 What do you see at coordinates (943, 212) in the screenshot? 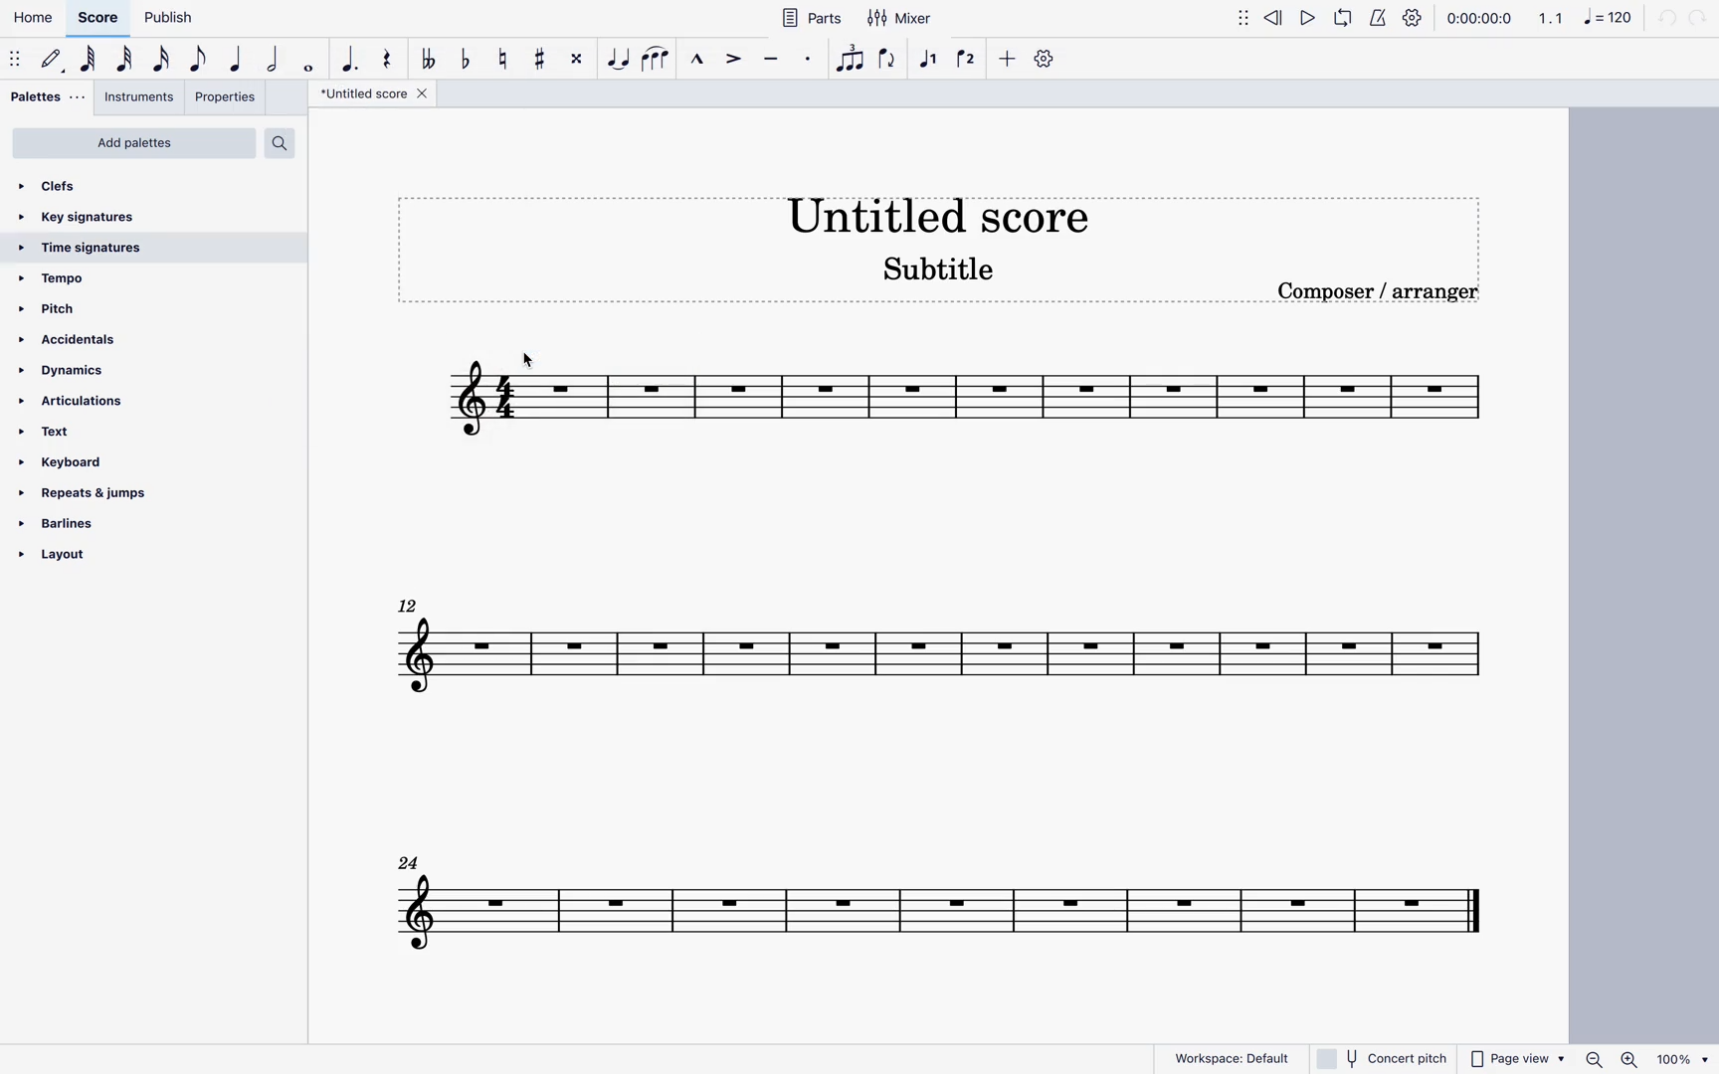
I see `score title` at bounding box center [943, 212].